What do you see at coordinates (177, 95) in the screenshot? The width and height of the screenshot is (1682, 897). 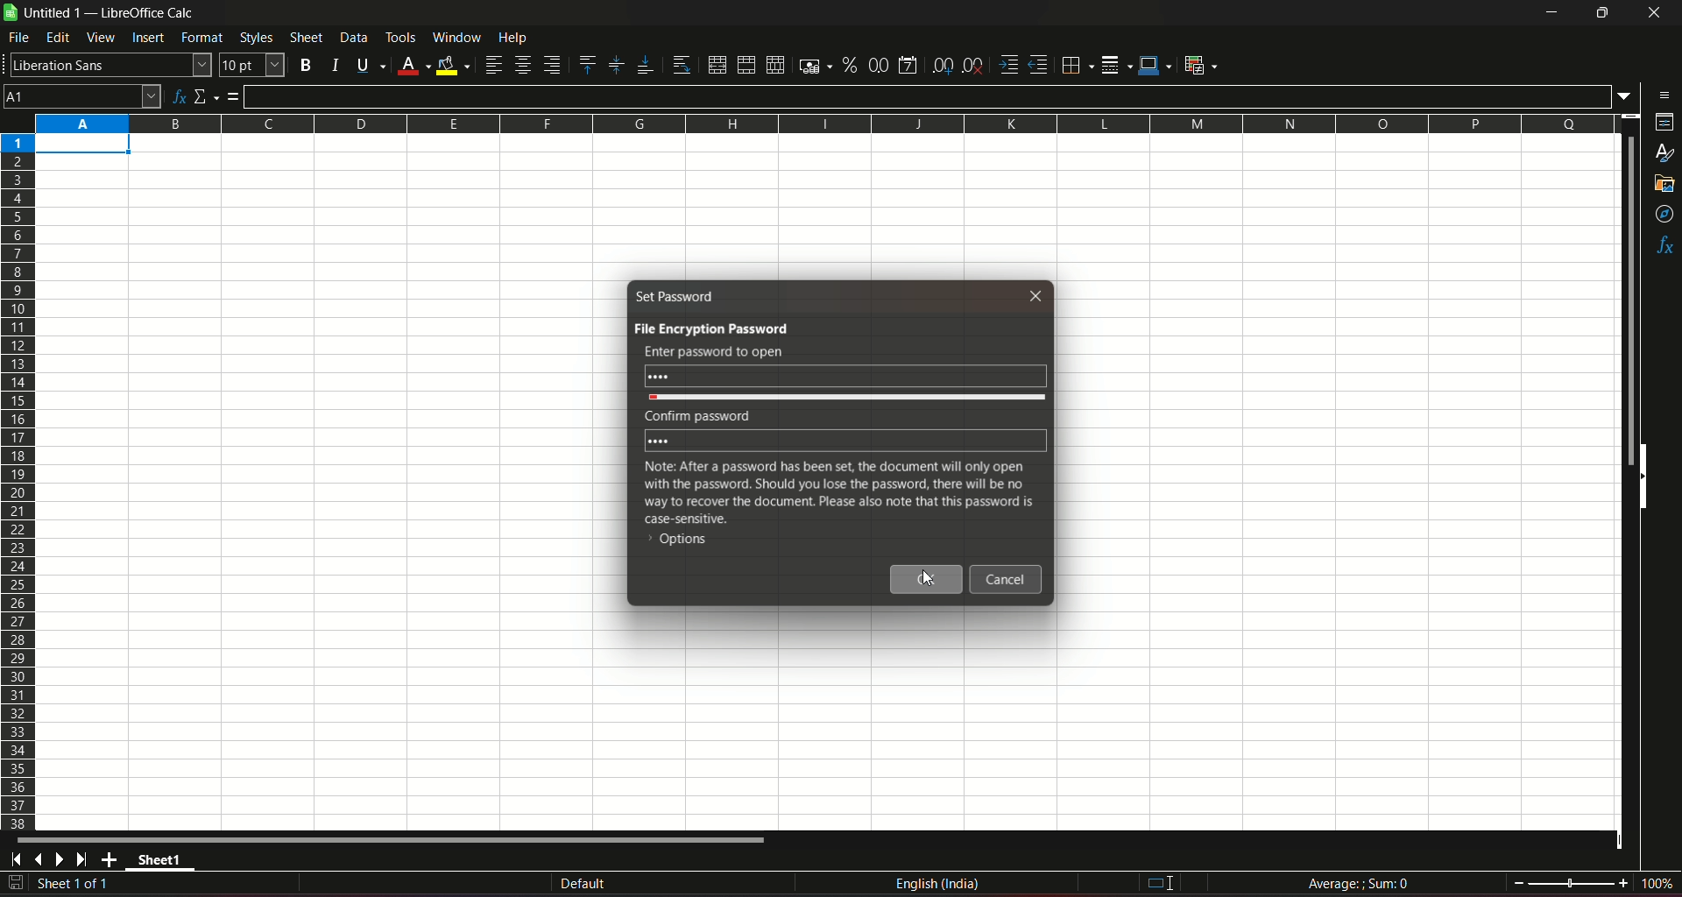 I see `function wizard` at bounding box center [177, 95].